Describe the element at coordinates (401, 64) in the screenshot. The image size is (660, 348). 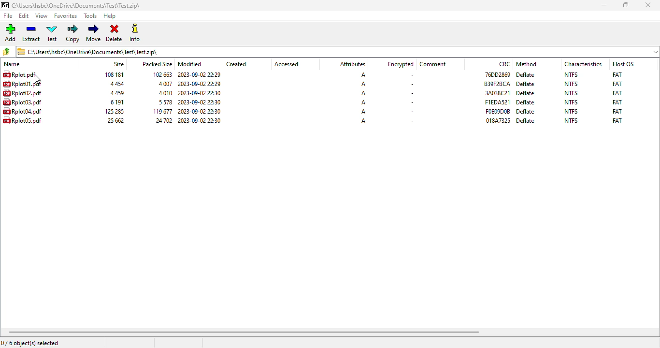
I see `encrypted` at that location.